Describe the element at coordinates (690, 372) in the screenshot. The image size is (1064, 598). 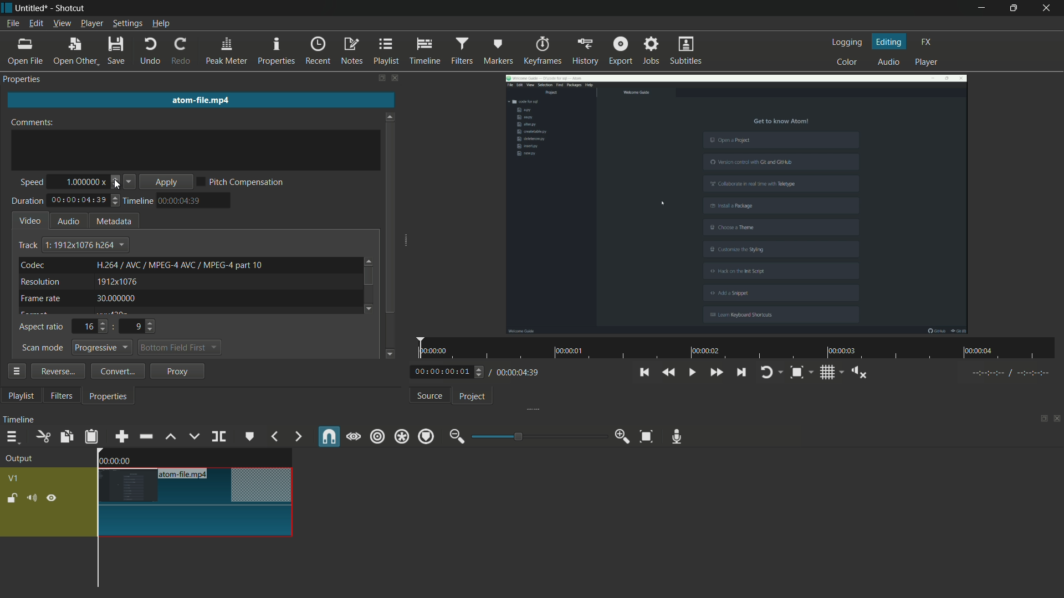
I see `toggle play or pause` at that location.